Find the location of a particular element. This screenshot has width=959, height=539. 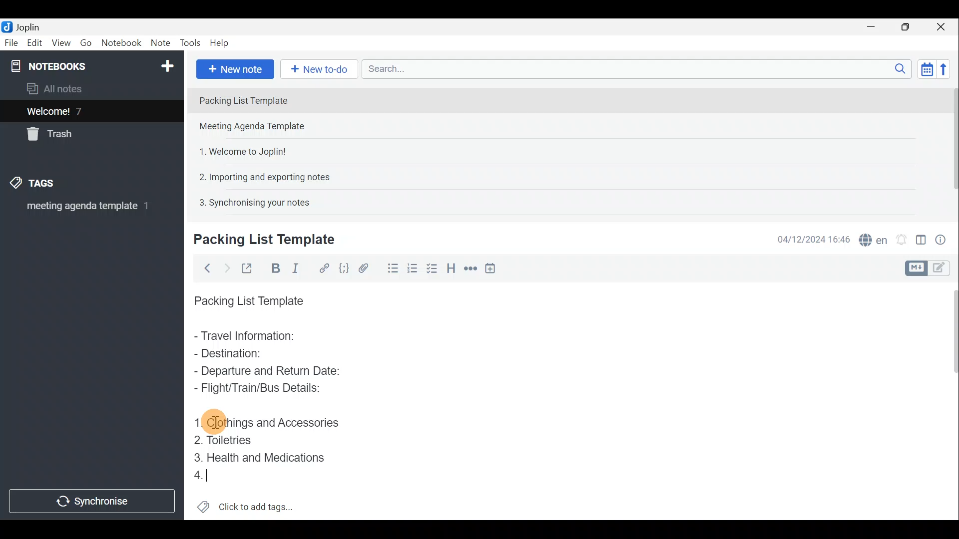

Tools is located at coordinates (191, 43).